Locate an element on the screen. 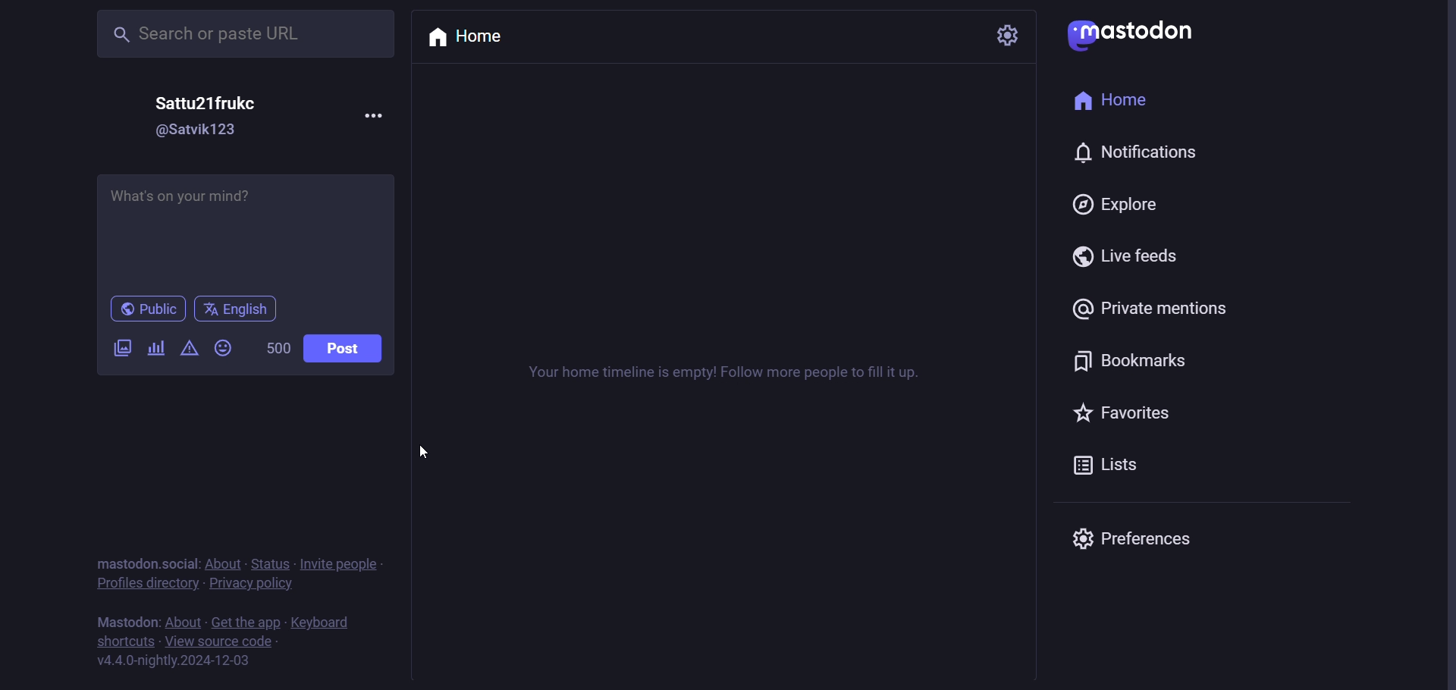 This screenshot has height=690, width=1456. about is located at coordinates (224, 565).